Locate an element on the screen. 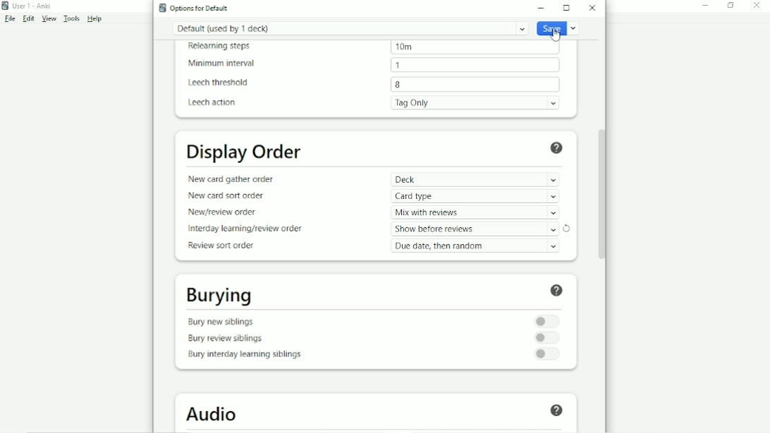 This screenshot has height=433, width=770. Minimize is located at coordinates (542, 8).